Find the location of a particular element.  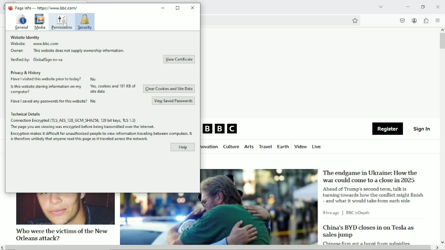

scroll left is located at coordinates (3, 248).